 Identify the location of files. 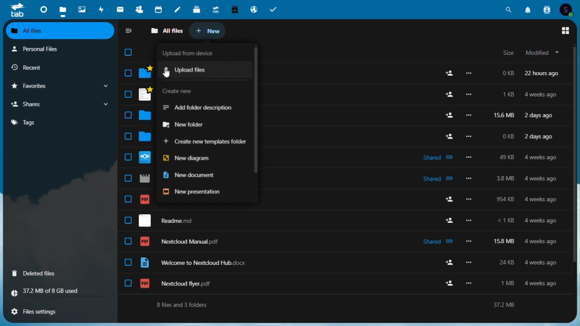
(63, 10).